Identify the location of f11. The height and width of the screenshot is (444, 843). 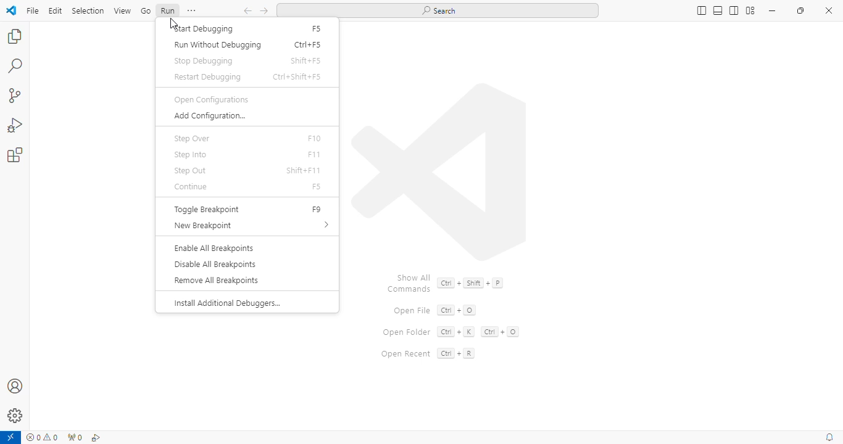
(314, 154).